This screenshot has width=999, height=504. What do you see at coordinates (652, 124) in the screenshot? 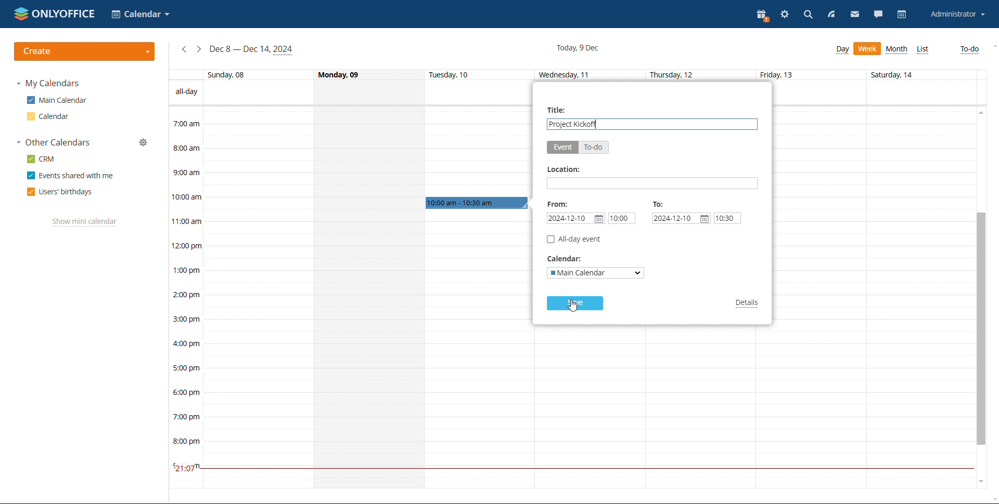
I see `title` at bounding box center [652, 124].